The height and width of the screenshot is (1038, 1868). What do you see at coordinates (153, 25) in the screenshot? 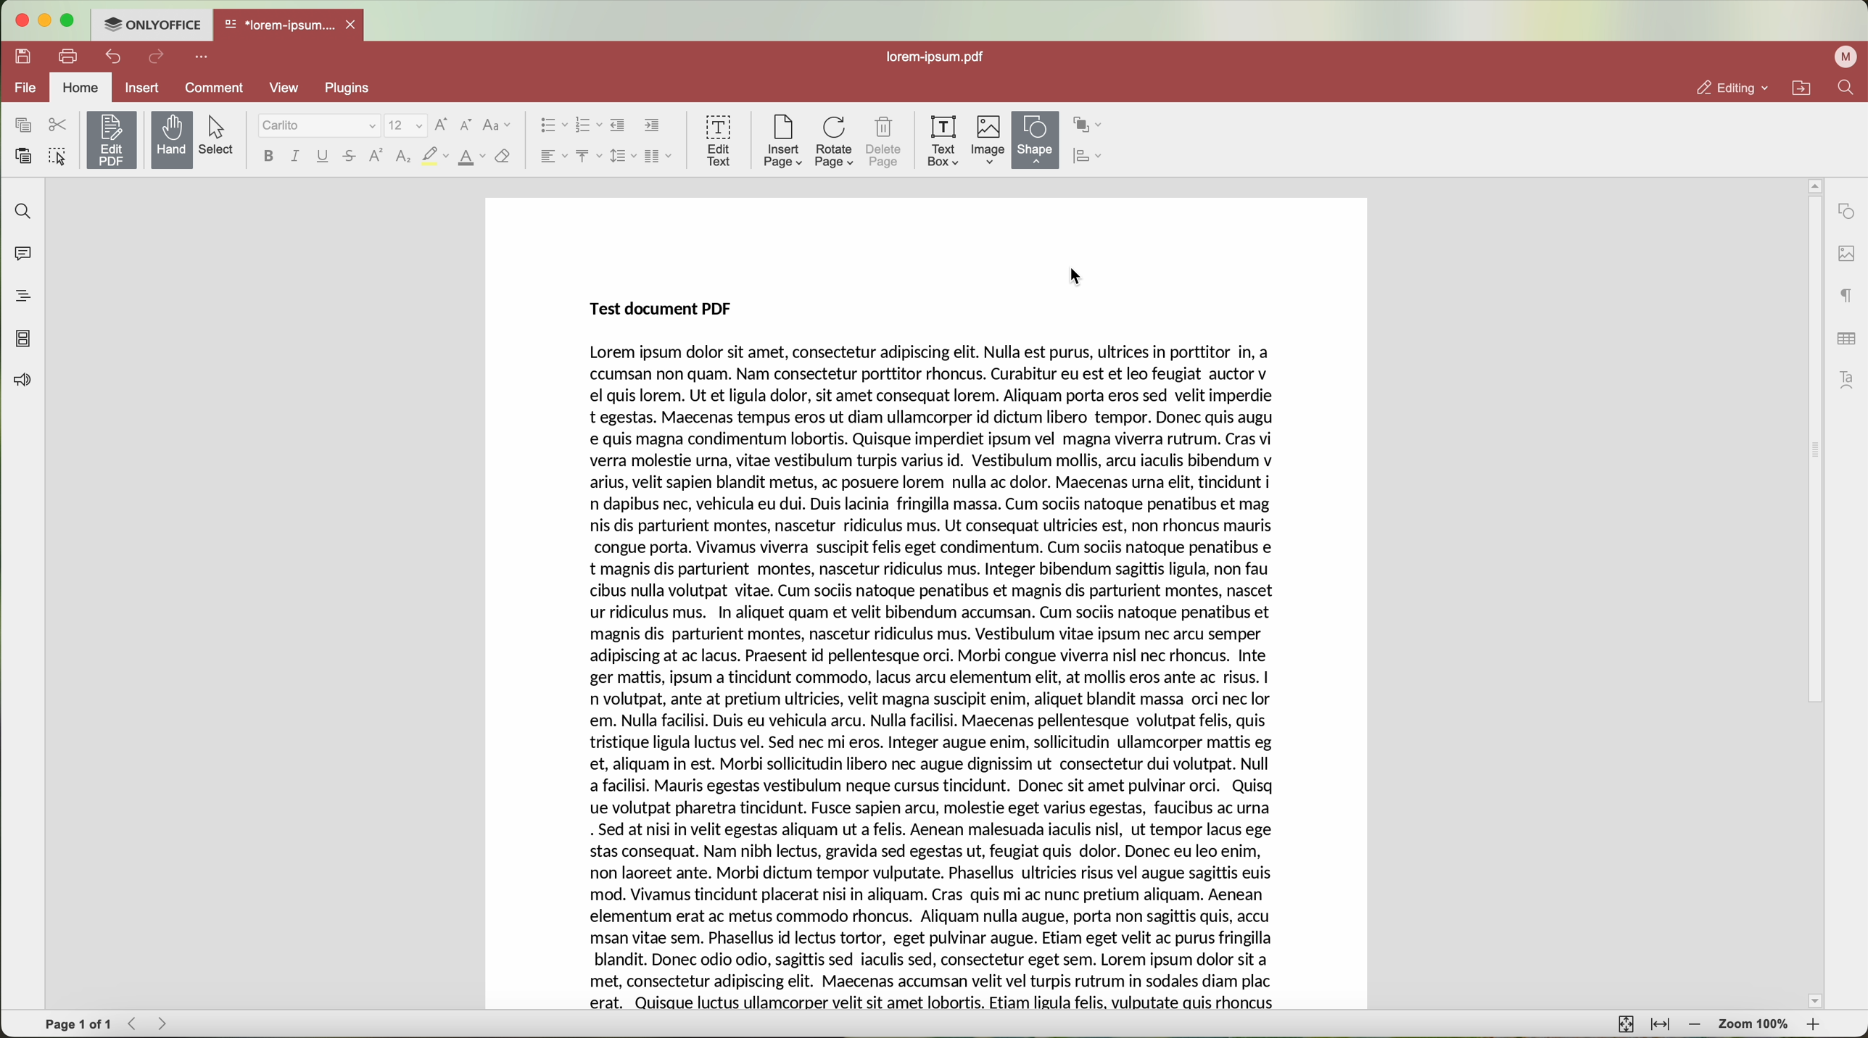
I see `ONLYOFFICE` at bounding box center [153, 25].